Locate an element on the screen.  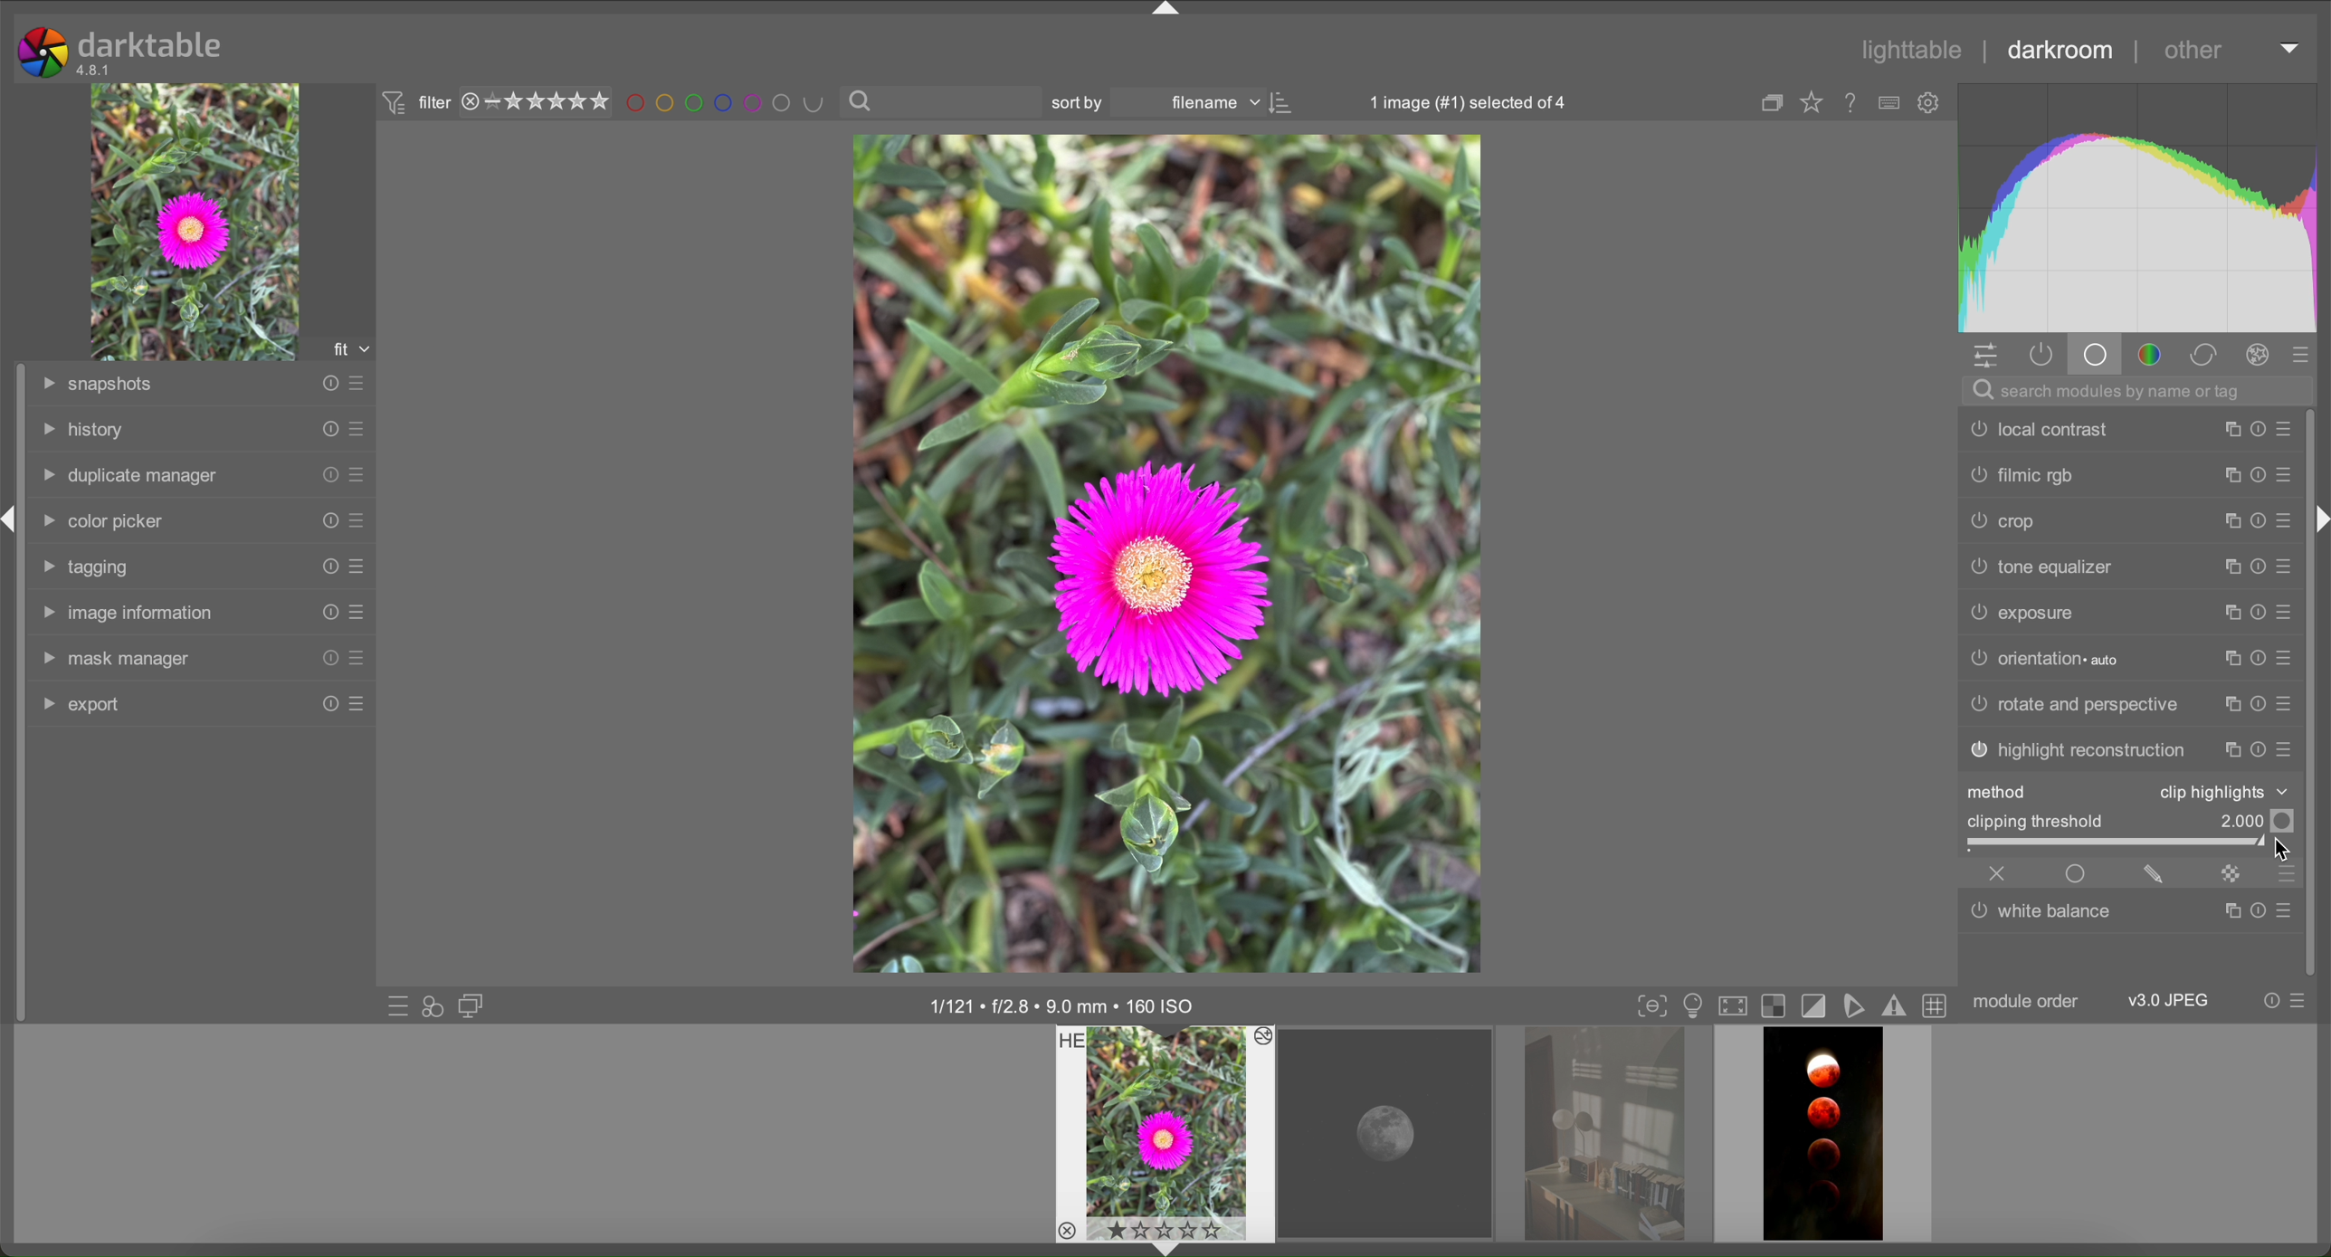
settings is located at coordinates (1928, 104).